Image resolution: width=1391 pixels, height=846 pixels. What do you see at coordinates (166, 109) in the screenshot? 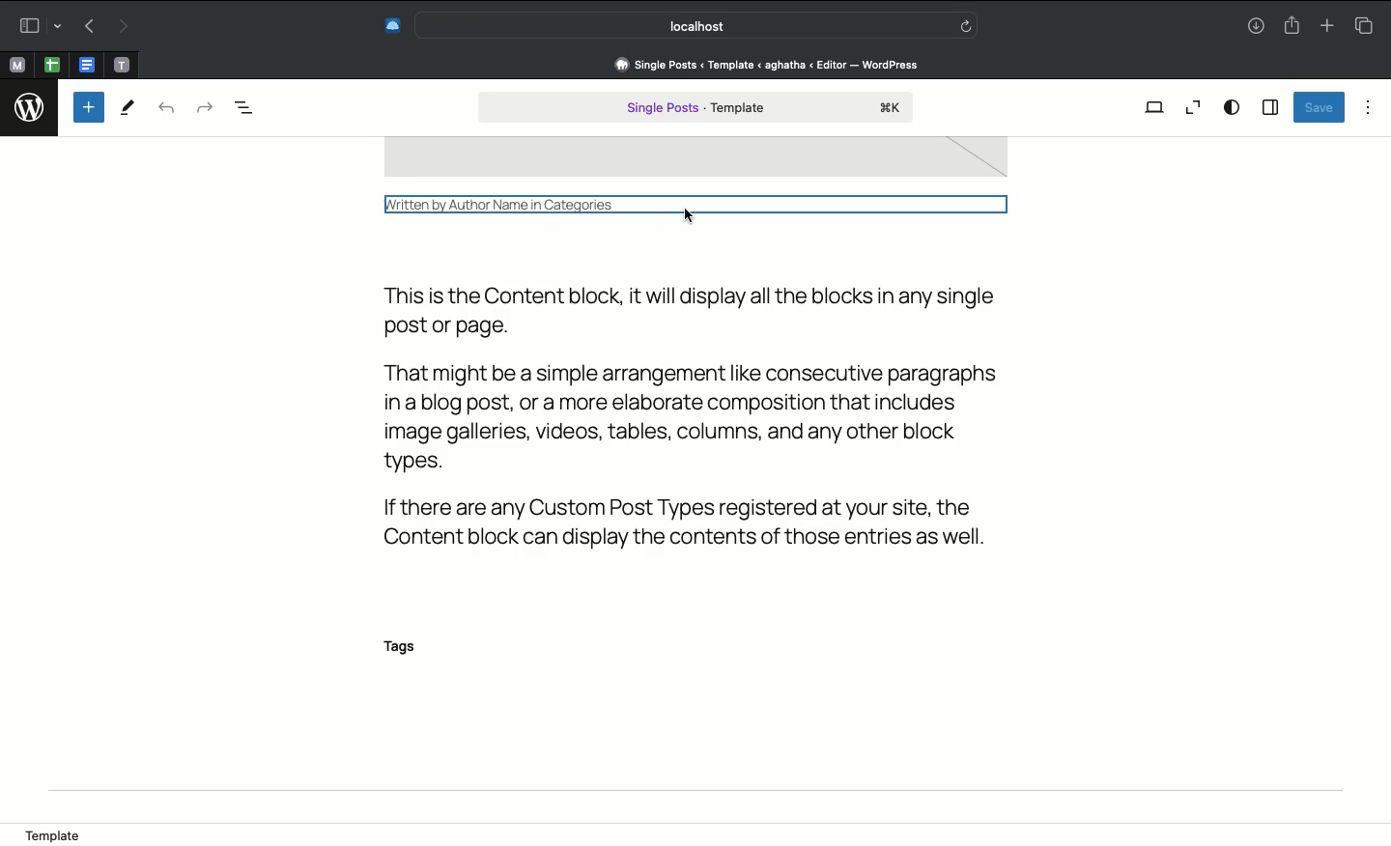
I see `Undo` at bounding box center [166, 109].